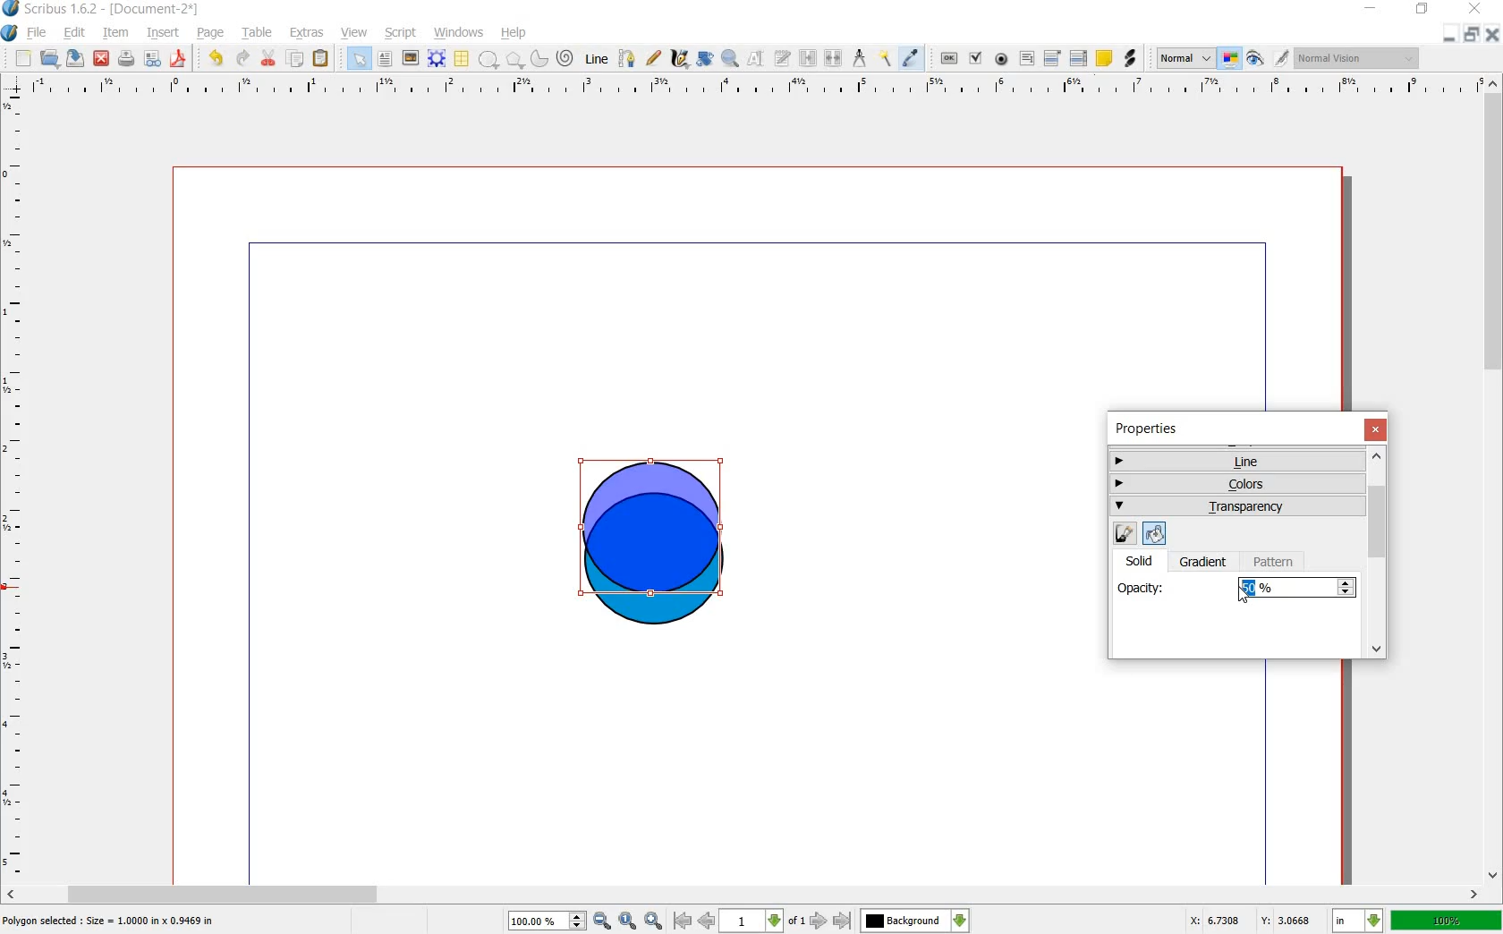  What do you see at coordinates (1472, 36) in the screenshot?
I see `restore` at bounding box center [1472, 36].